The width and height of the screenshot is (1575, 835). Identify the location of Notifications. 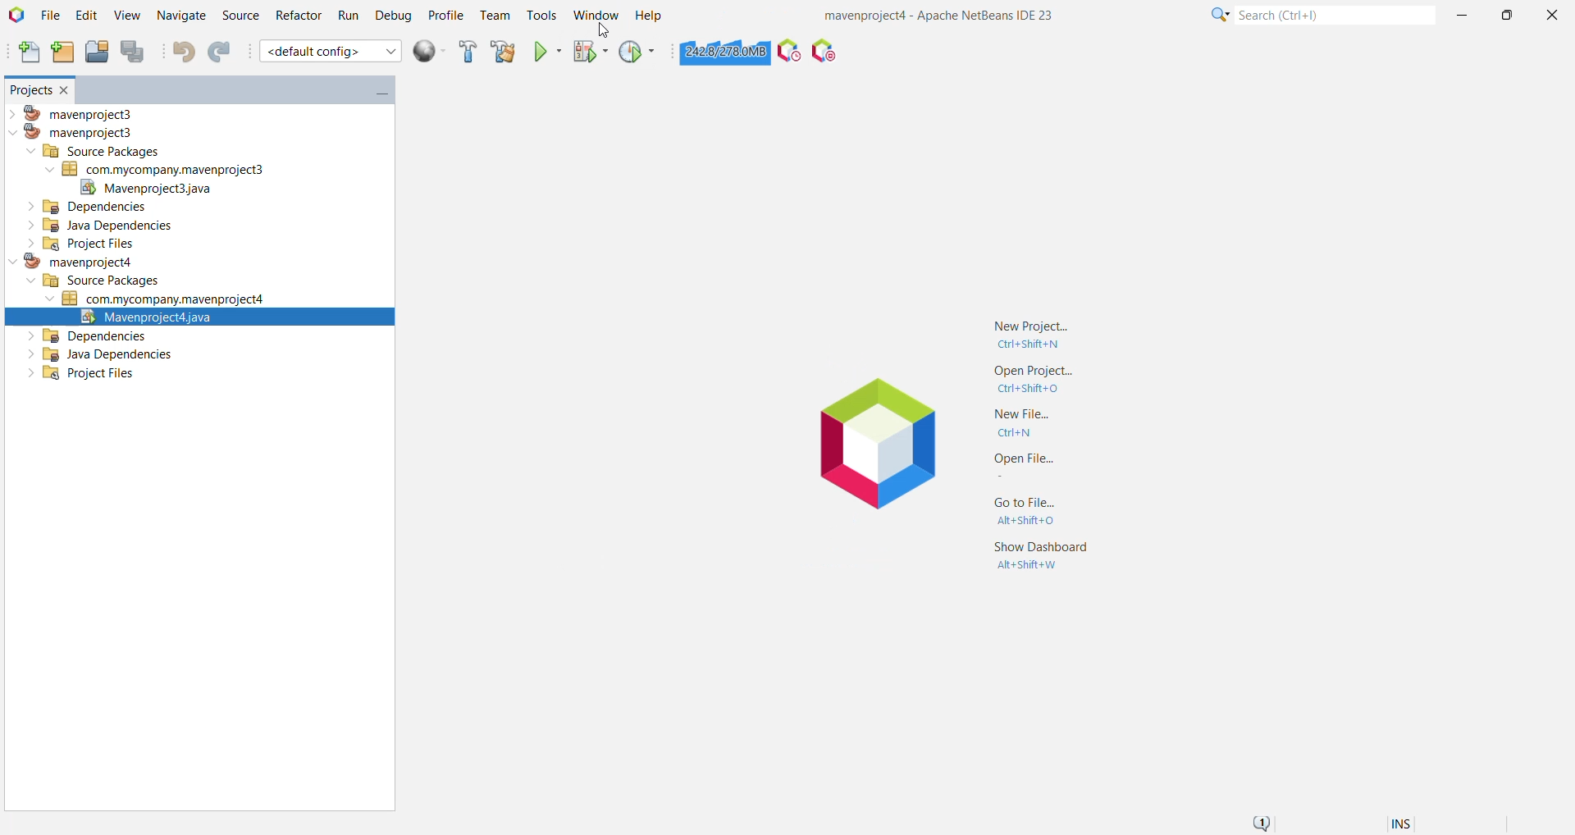
(1265, 820).